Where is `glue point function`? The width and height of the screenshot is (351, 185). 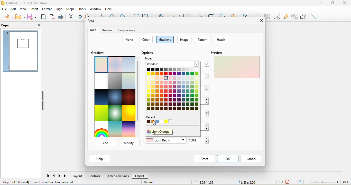
glue point function is located at coordinates (286, 16).